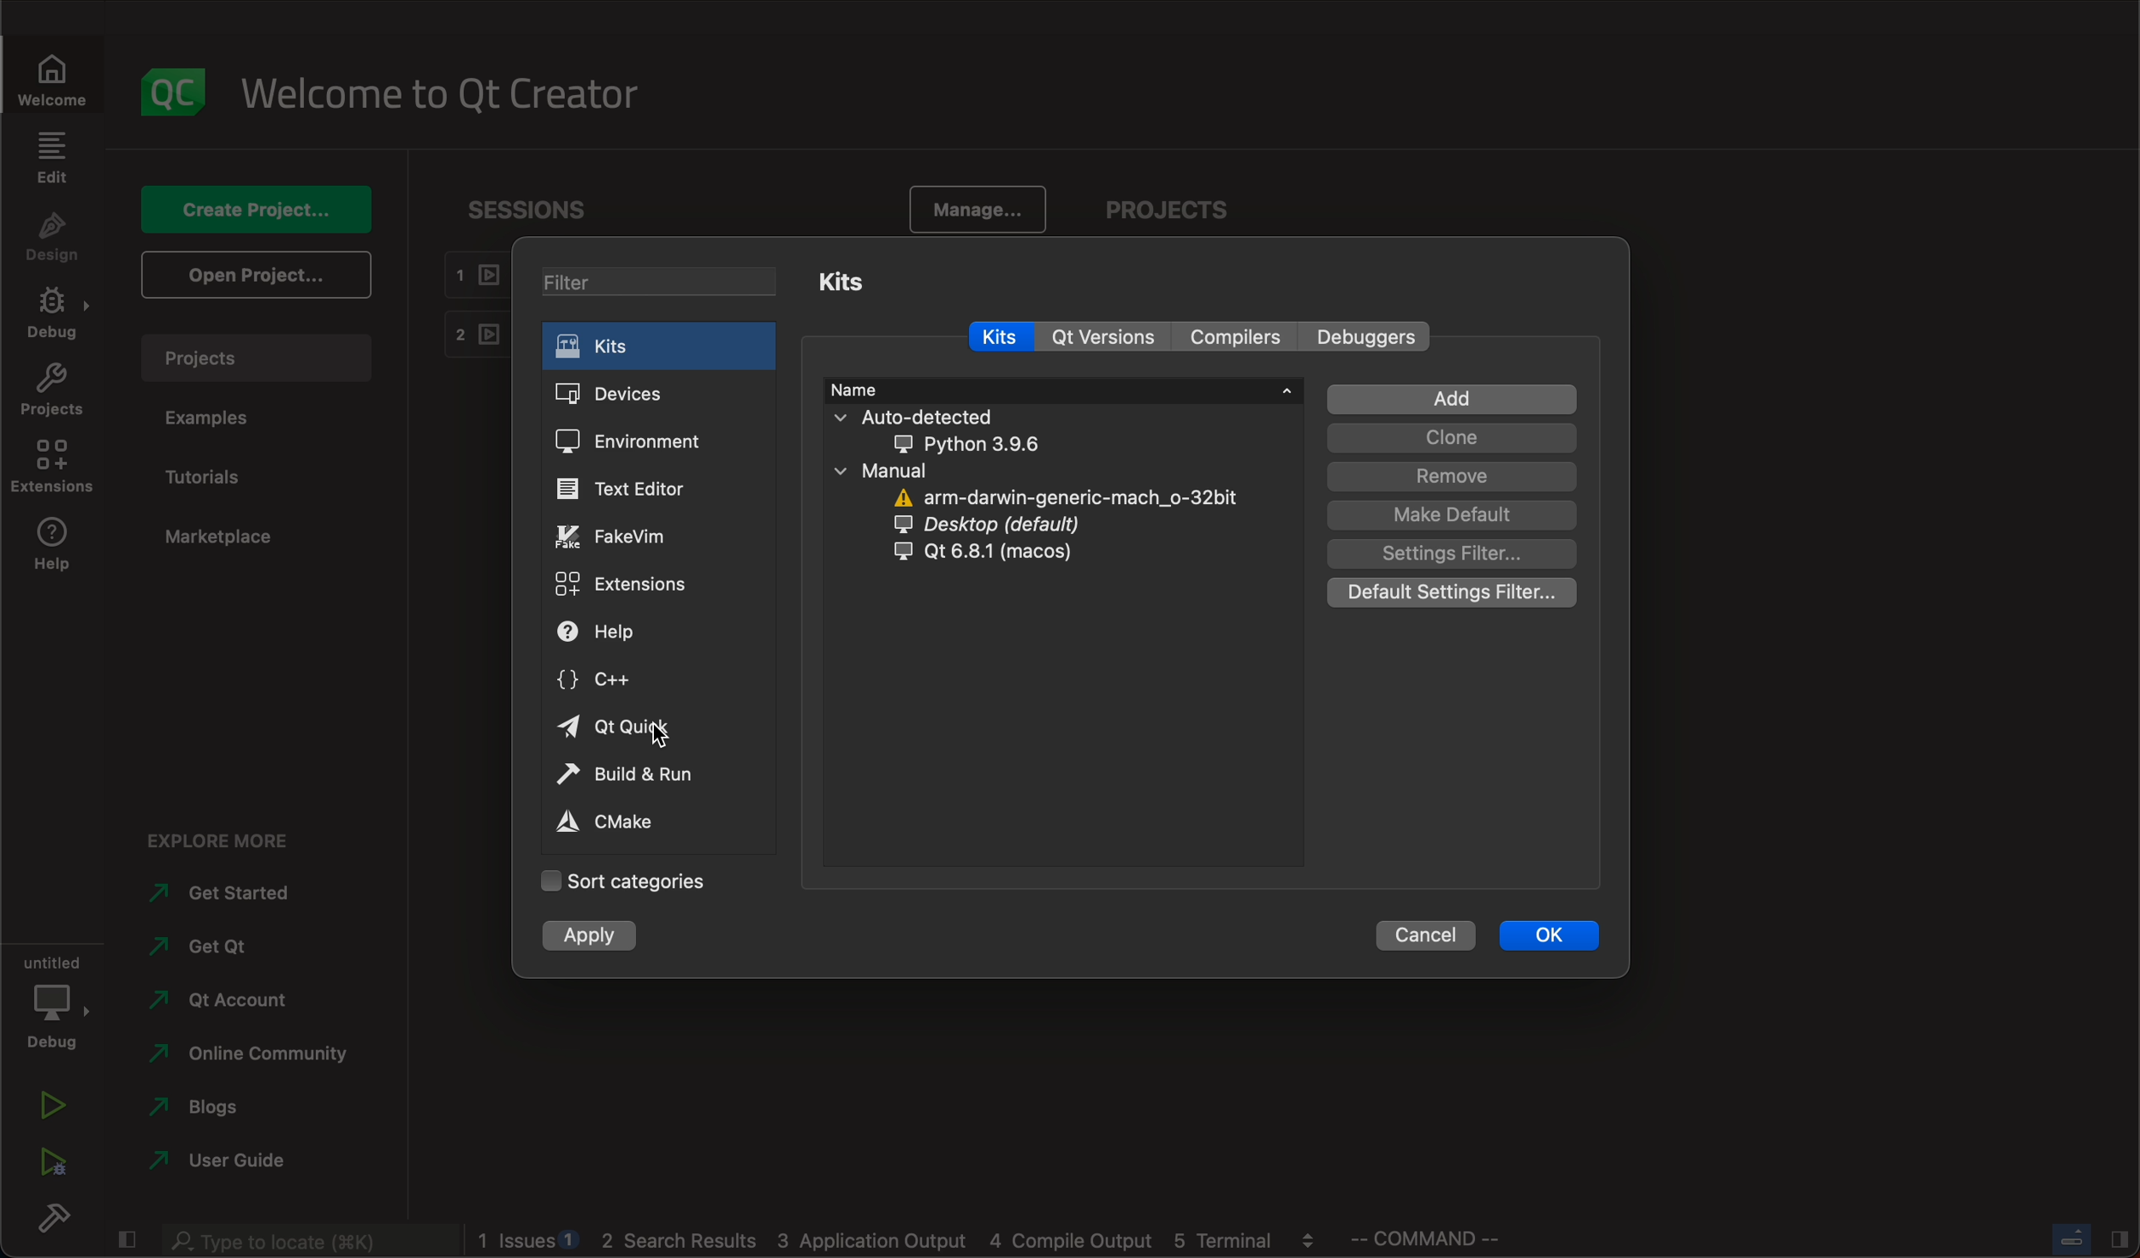 Image resolution: width=2140 pixels, height=1258 pixels. Describe the element at coordinates (50, 466) in the screenshot. I see `extensions` at that location.